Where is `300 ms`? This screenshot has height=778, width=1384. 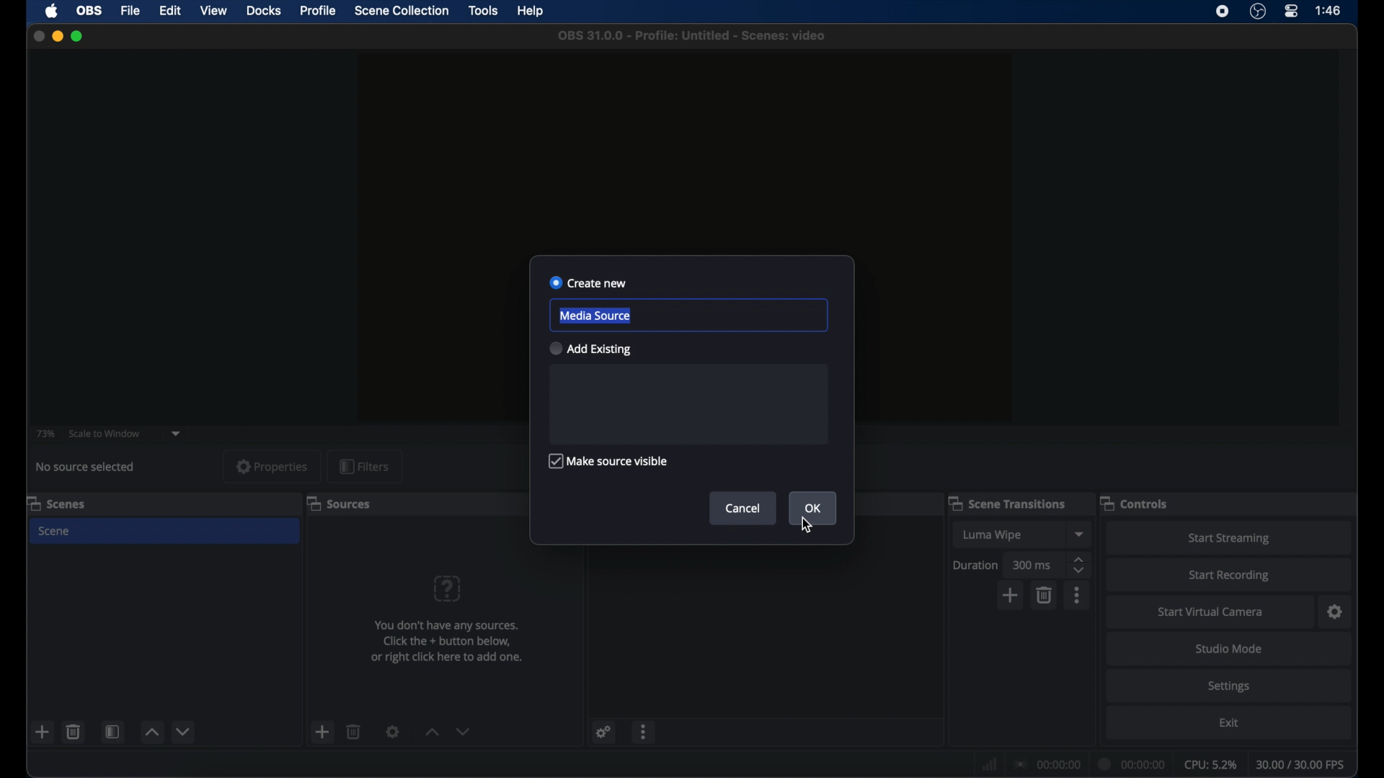 300 ms is located at coordinates (1032, 565).